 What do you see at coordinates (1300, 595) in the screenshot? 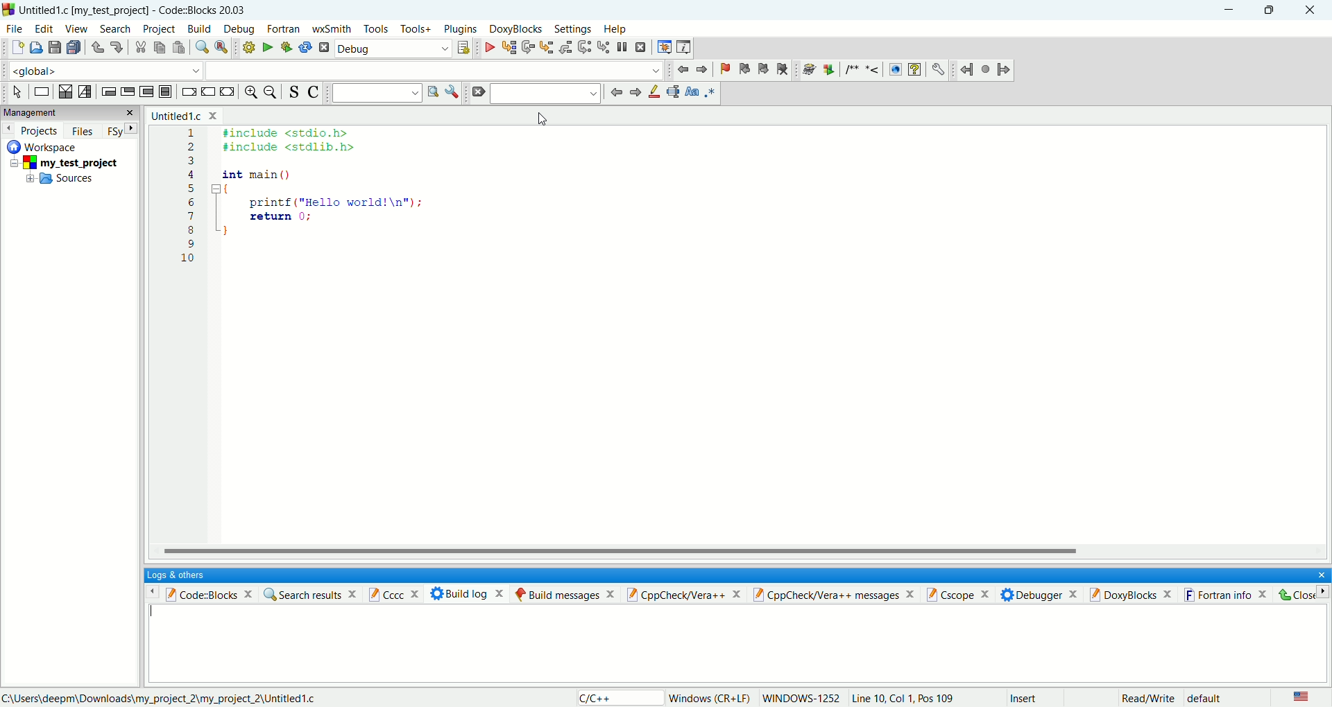
I see `close` at bounding box center [1300, 595].